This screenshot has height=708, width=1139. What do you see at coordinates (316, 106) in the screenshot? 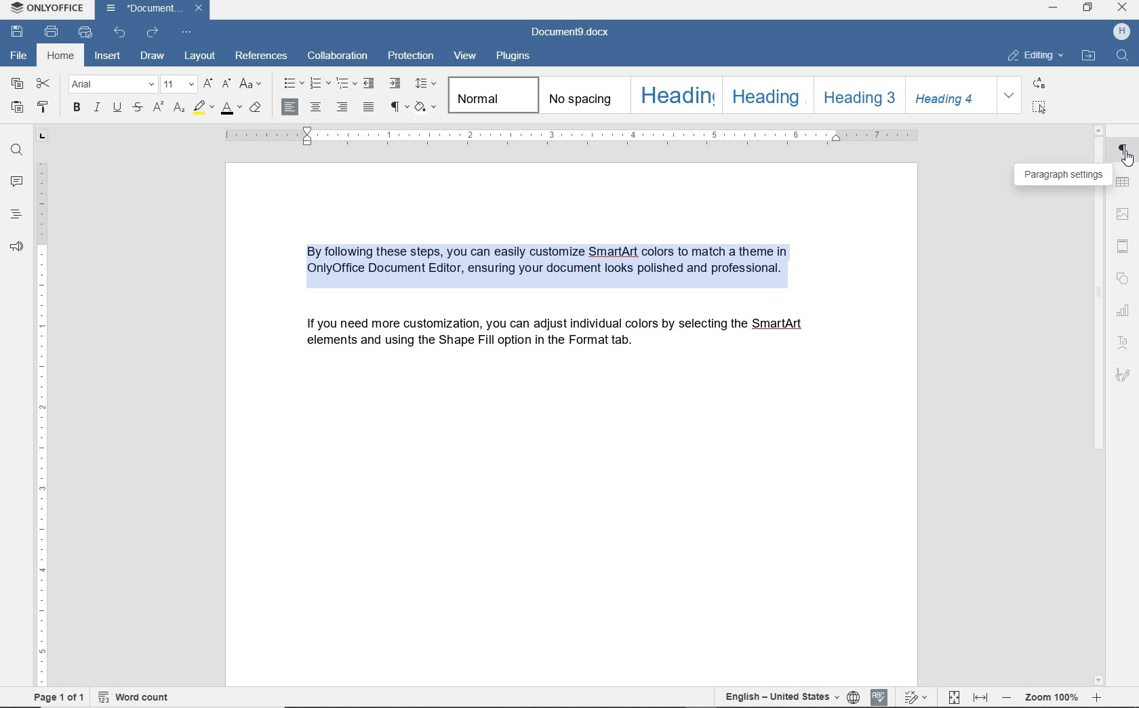
I see `align center` at bounding box center [316, 106].